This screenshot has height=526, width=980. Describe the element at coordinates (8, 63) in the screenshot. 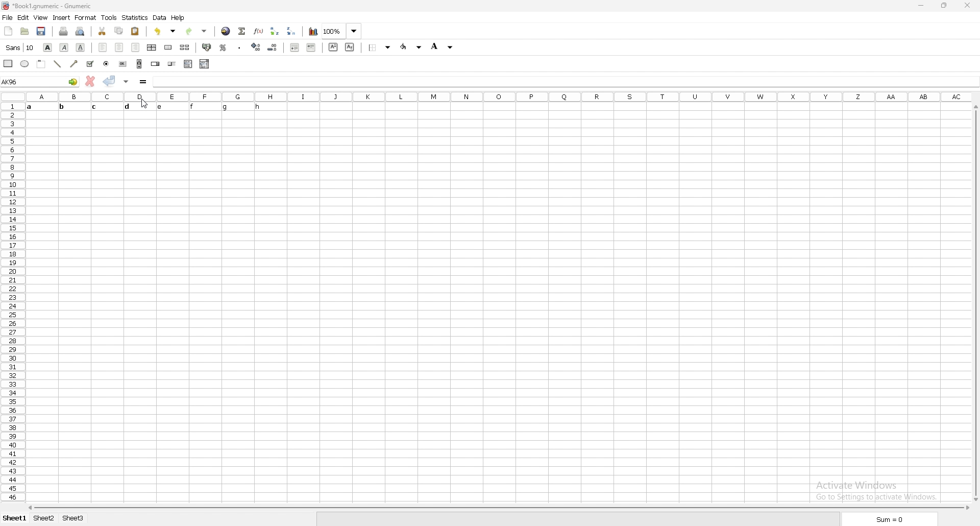

I see `rectangle` at that location.